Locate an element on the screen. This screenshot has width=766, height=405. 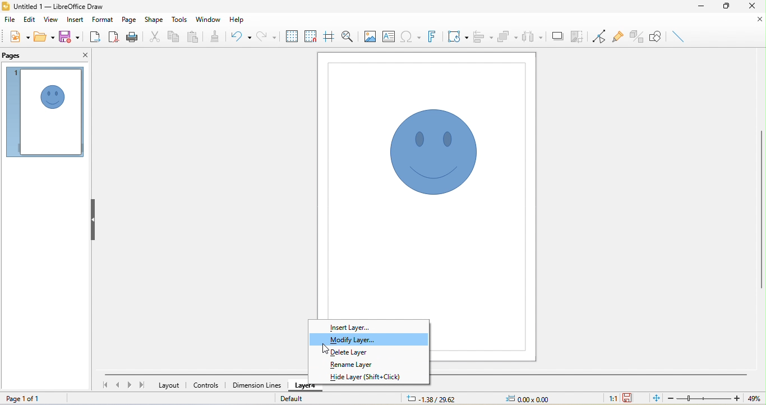
hide is located at coordinates (94, 220).